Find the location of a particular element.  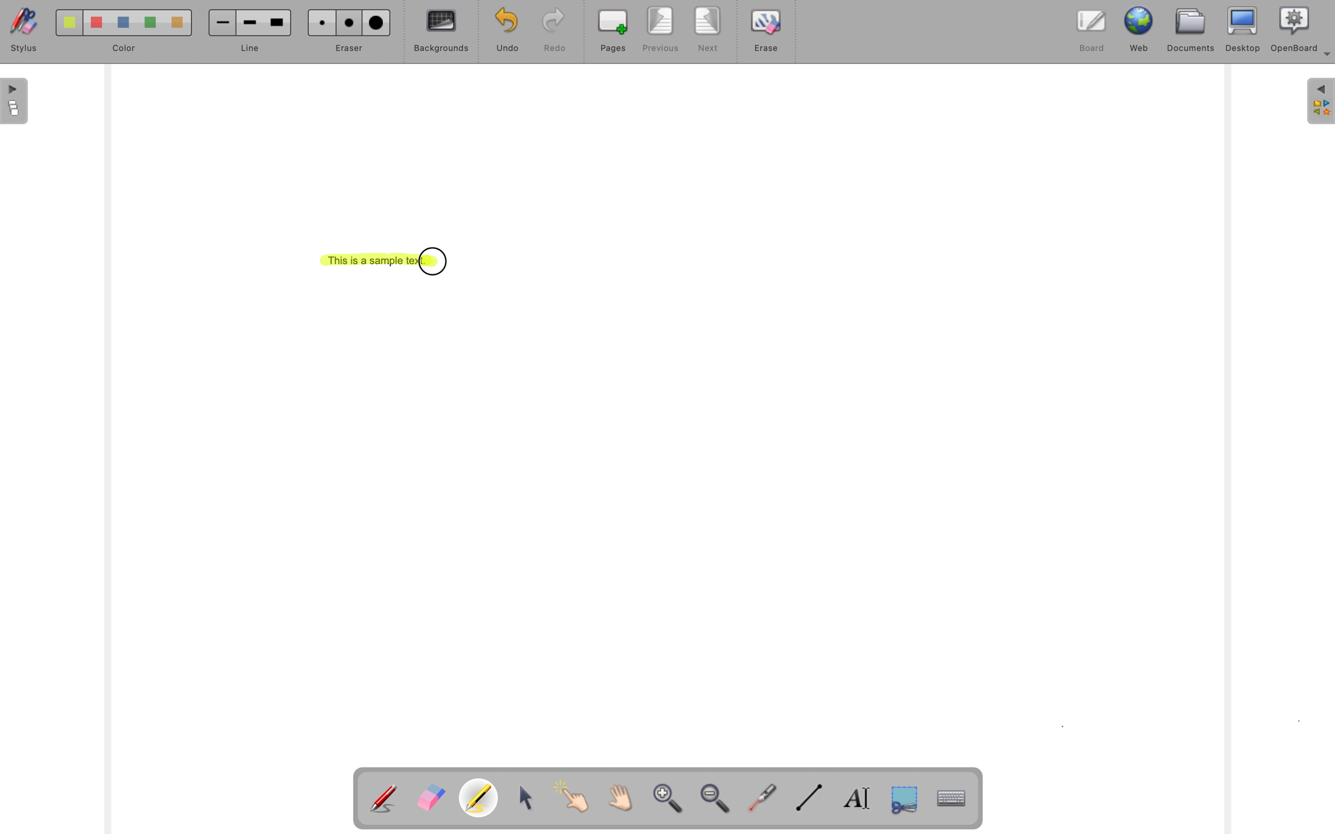

previous is located at coordinates (660, 30).